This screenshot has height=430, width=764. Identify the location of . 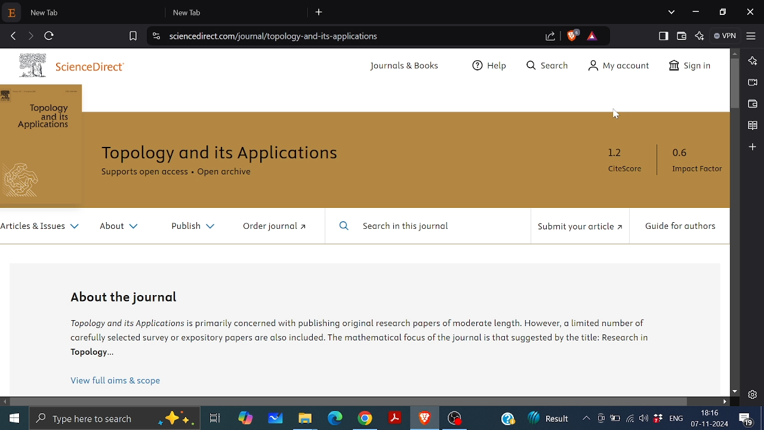
(631, 419).